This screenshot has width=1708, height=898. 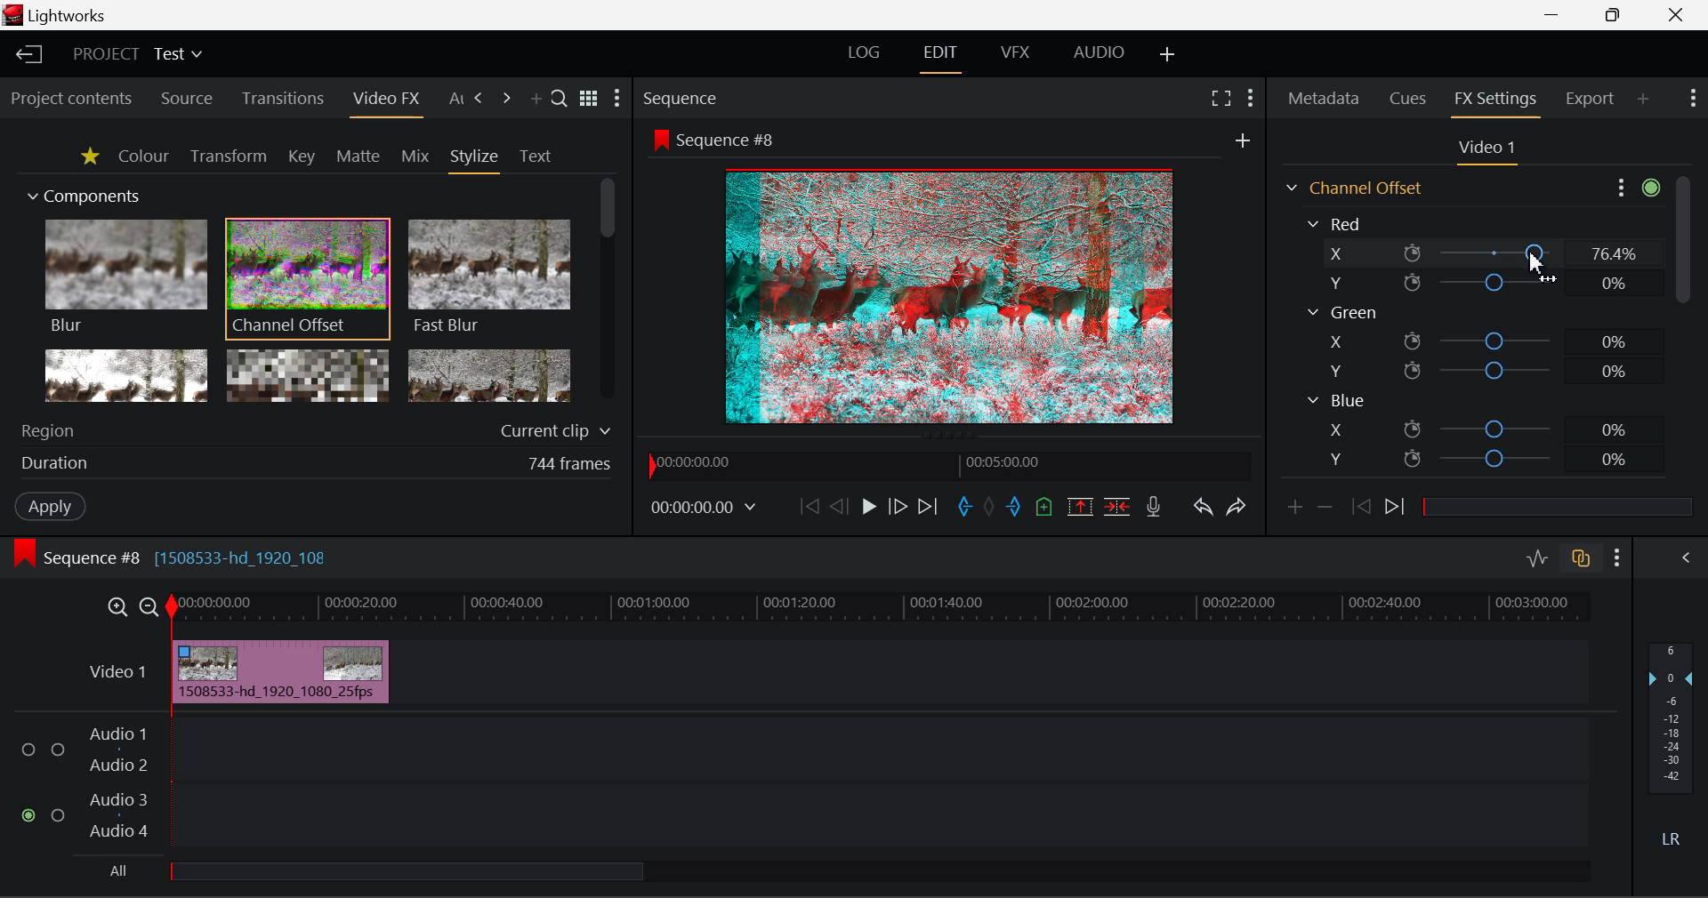 What do you see at coordinates (800, 784) in the screenshot?
I see `Audio Input Field` at bounding box center [800, 784].